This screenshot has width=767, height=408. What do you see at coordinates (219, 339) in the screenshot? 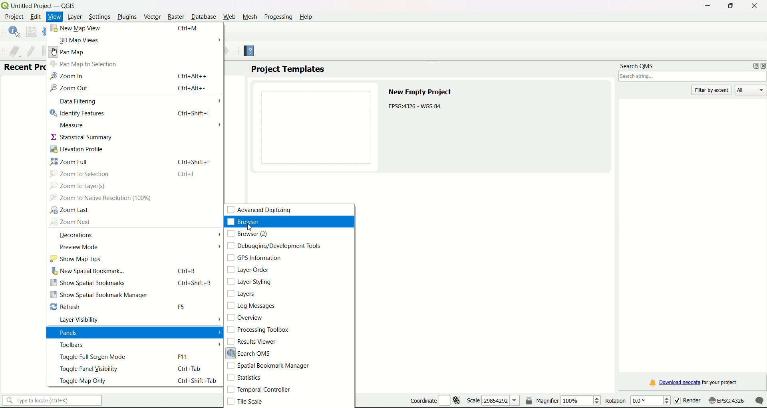
I see `arrows` at bounding box center [219, 339].